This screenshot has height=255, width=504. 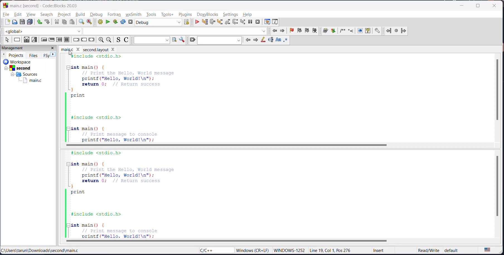 What do you see at coordinates (101, 39) in the screenshot?
I see `zoom in` at bounding box center [101, 39].